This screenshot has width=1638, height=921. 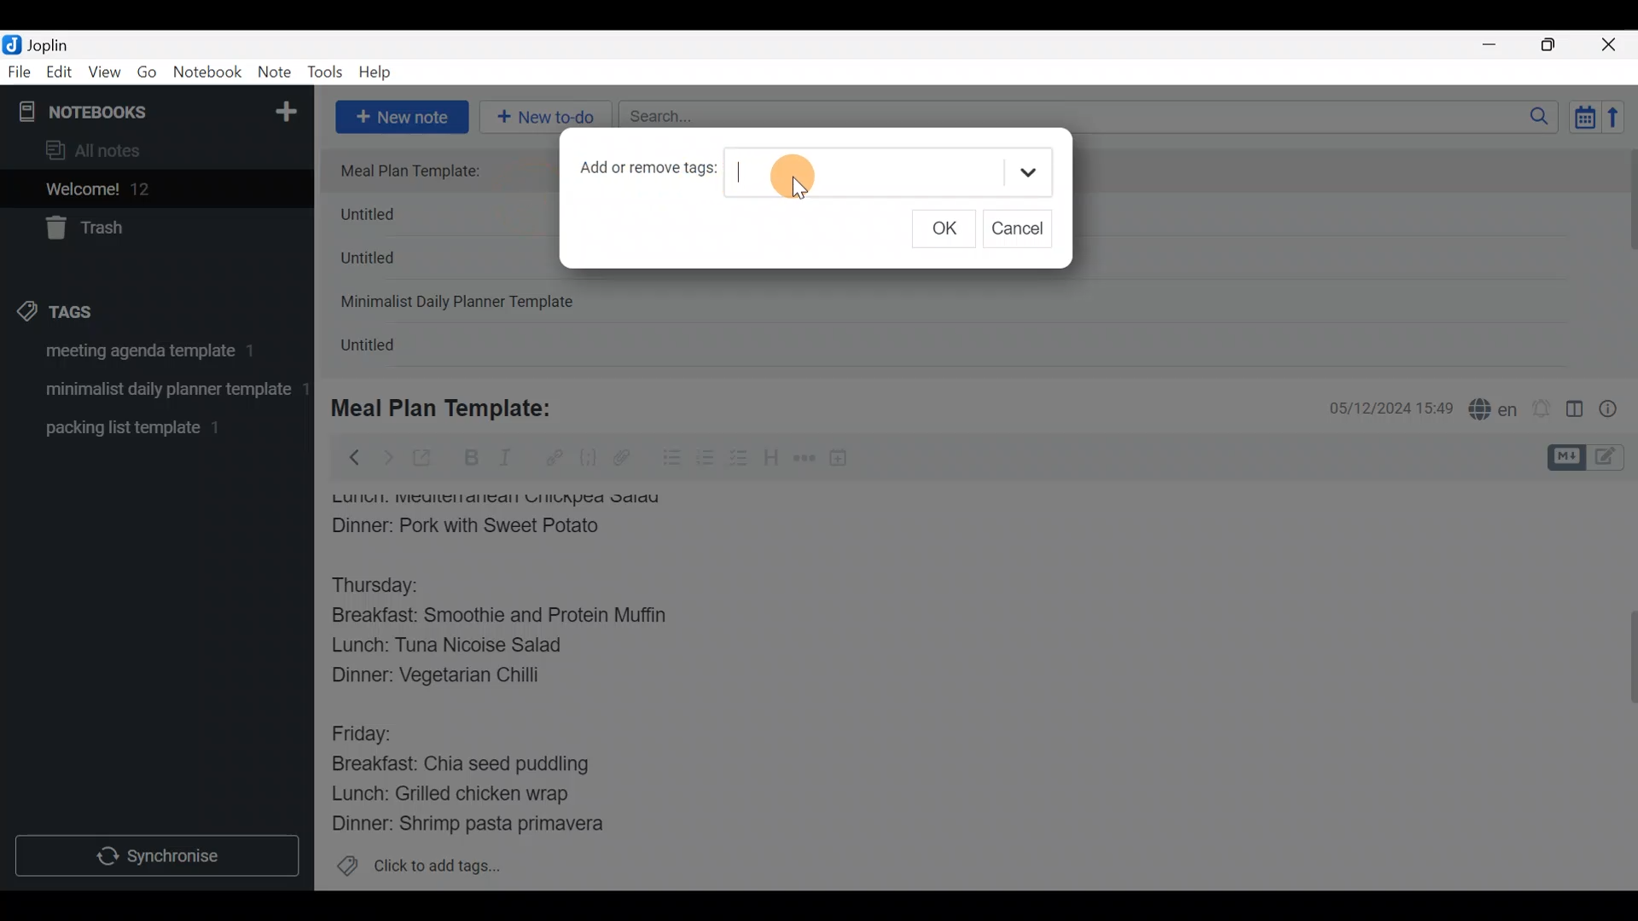 What do you see at coordinates (489, 526) in the screenshot?
I see `Dinner: Pork with Sweet Potato` at bounding box center [489, 526].